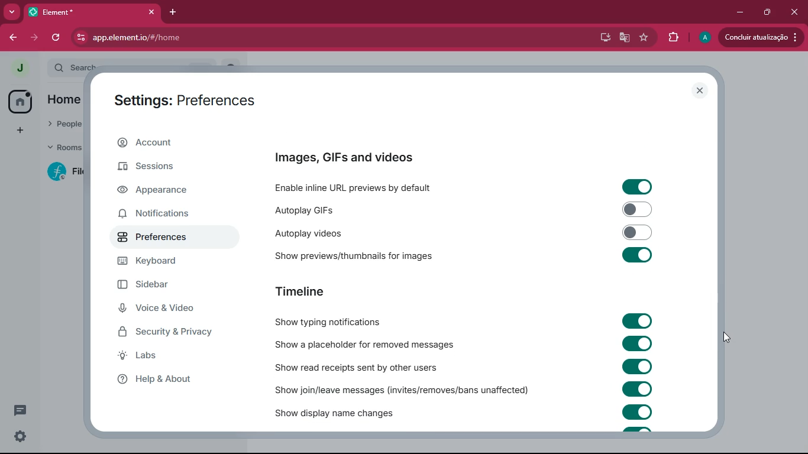 This screenshot has height=454, width=808. Describe the element at coordinates (638, 321) in the screenshot. I see `toggle on/off` at that location.